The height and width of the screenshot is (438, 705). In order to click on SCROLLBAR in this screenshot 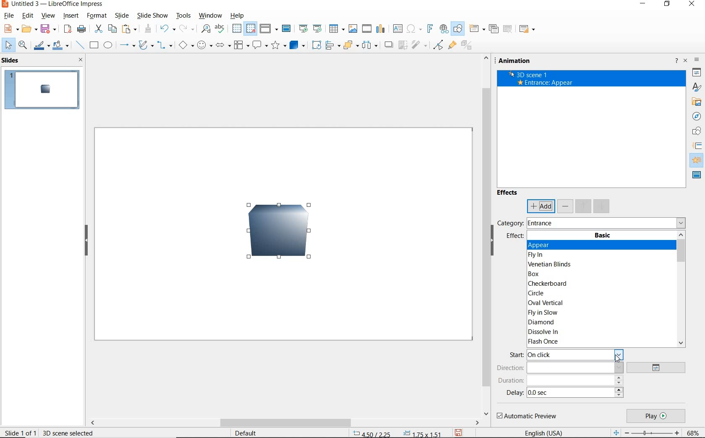, I will do `click(681, 290)`.